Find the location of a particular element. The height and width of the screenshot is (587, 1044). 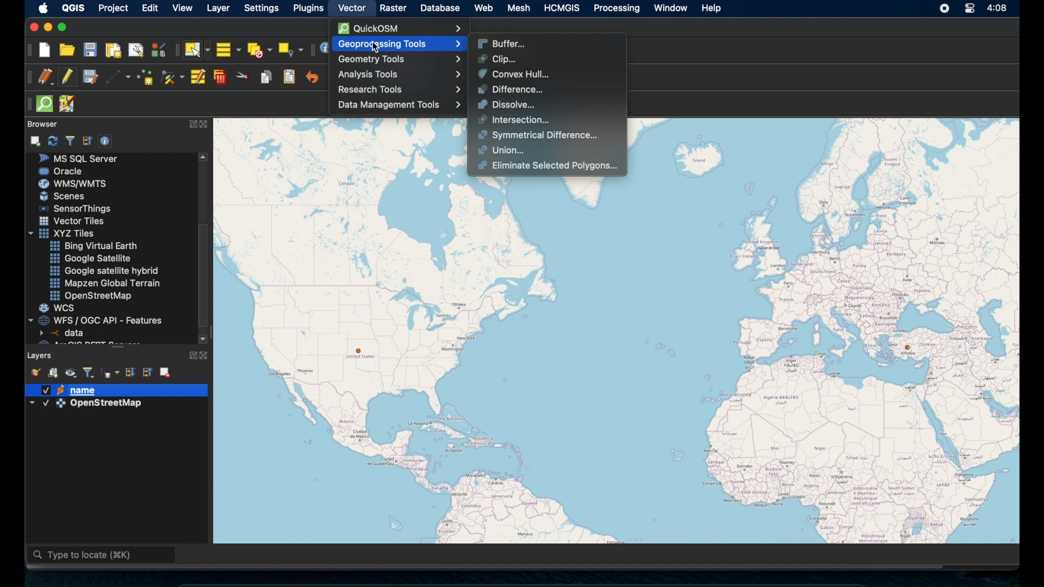

style manager is located at coordinates (158, 49).